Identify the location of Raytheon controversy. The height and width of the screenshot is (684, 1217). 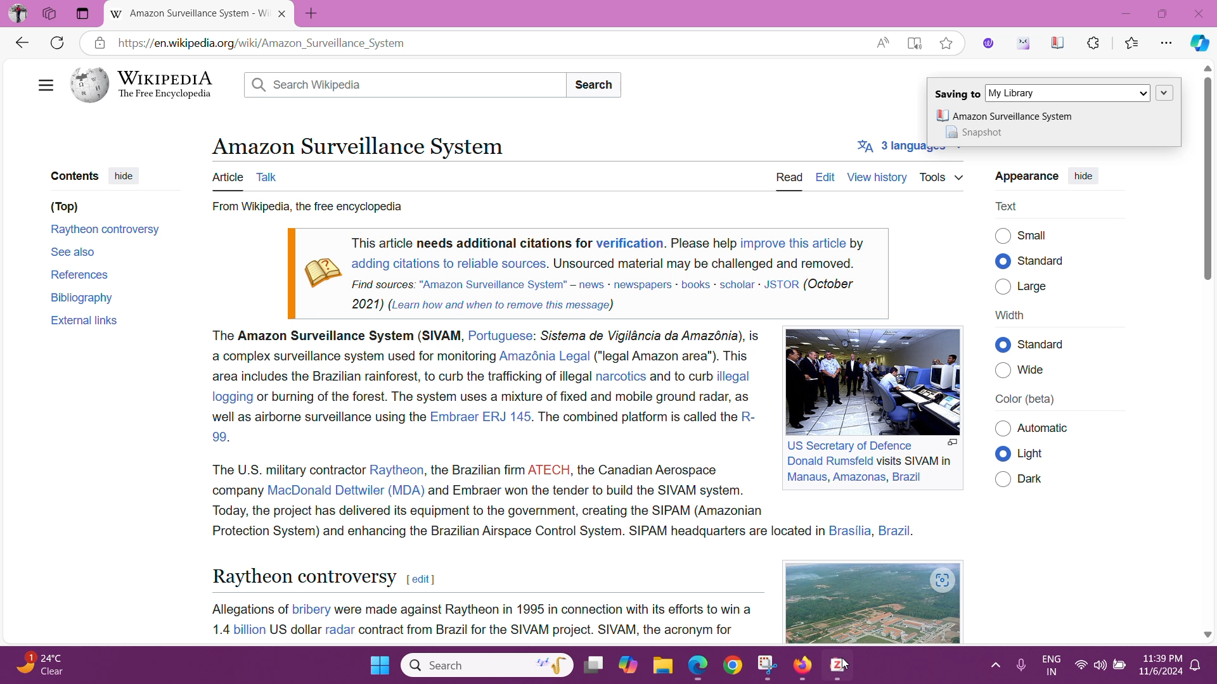
(106, 231).